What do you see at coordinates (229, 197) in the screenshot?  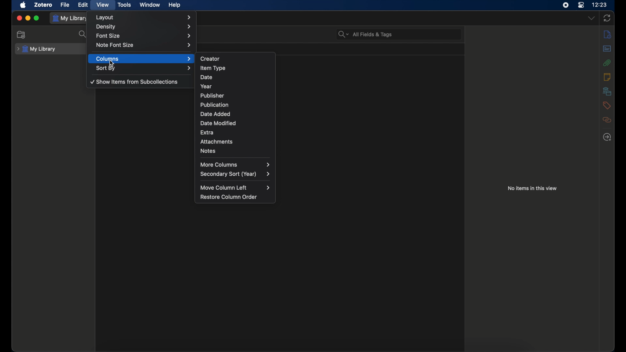 I see `restore column order` at bounding box center [229, 197].